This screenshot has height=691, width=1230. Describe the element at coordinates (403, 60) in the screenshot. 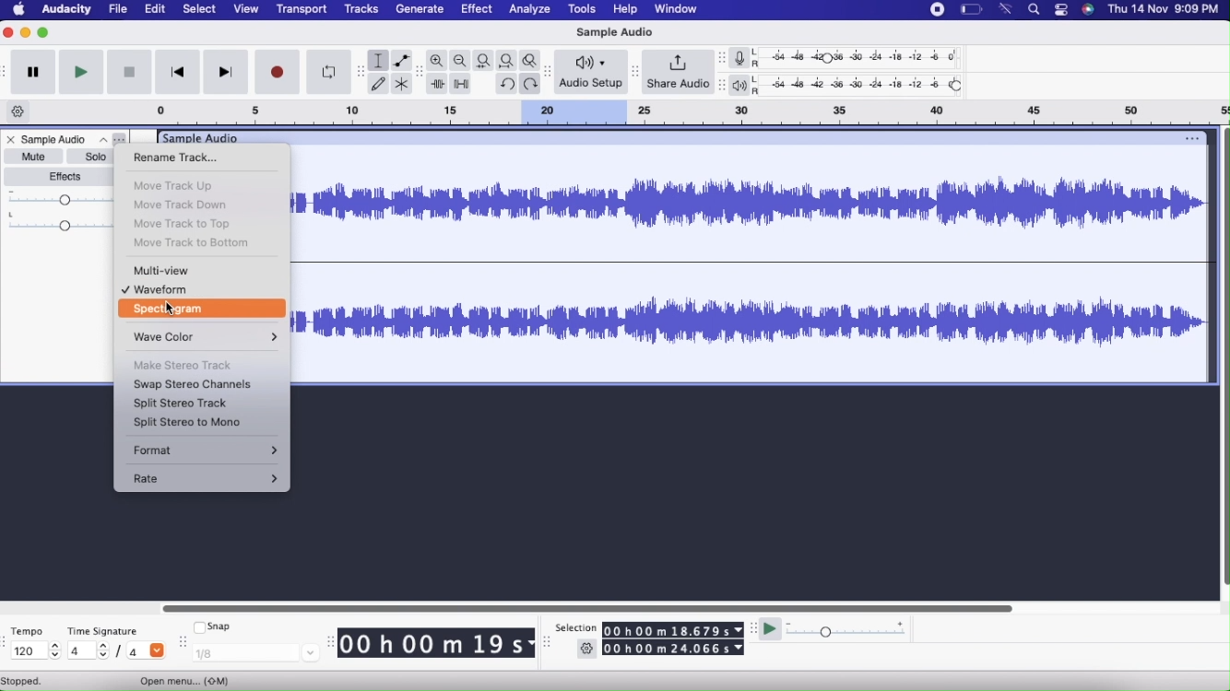

I see `Envelope tool` at that location.